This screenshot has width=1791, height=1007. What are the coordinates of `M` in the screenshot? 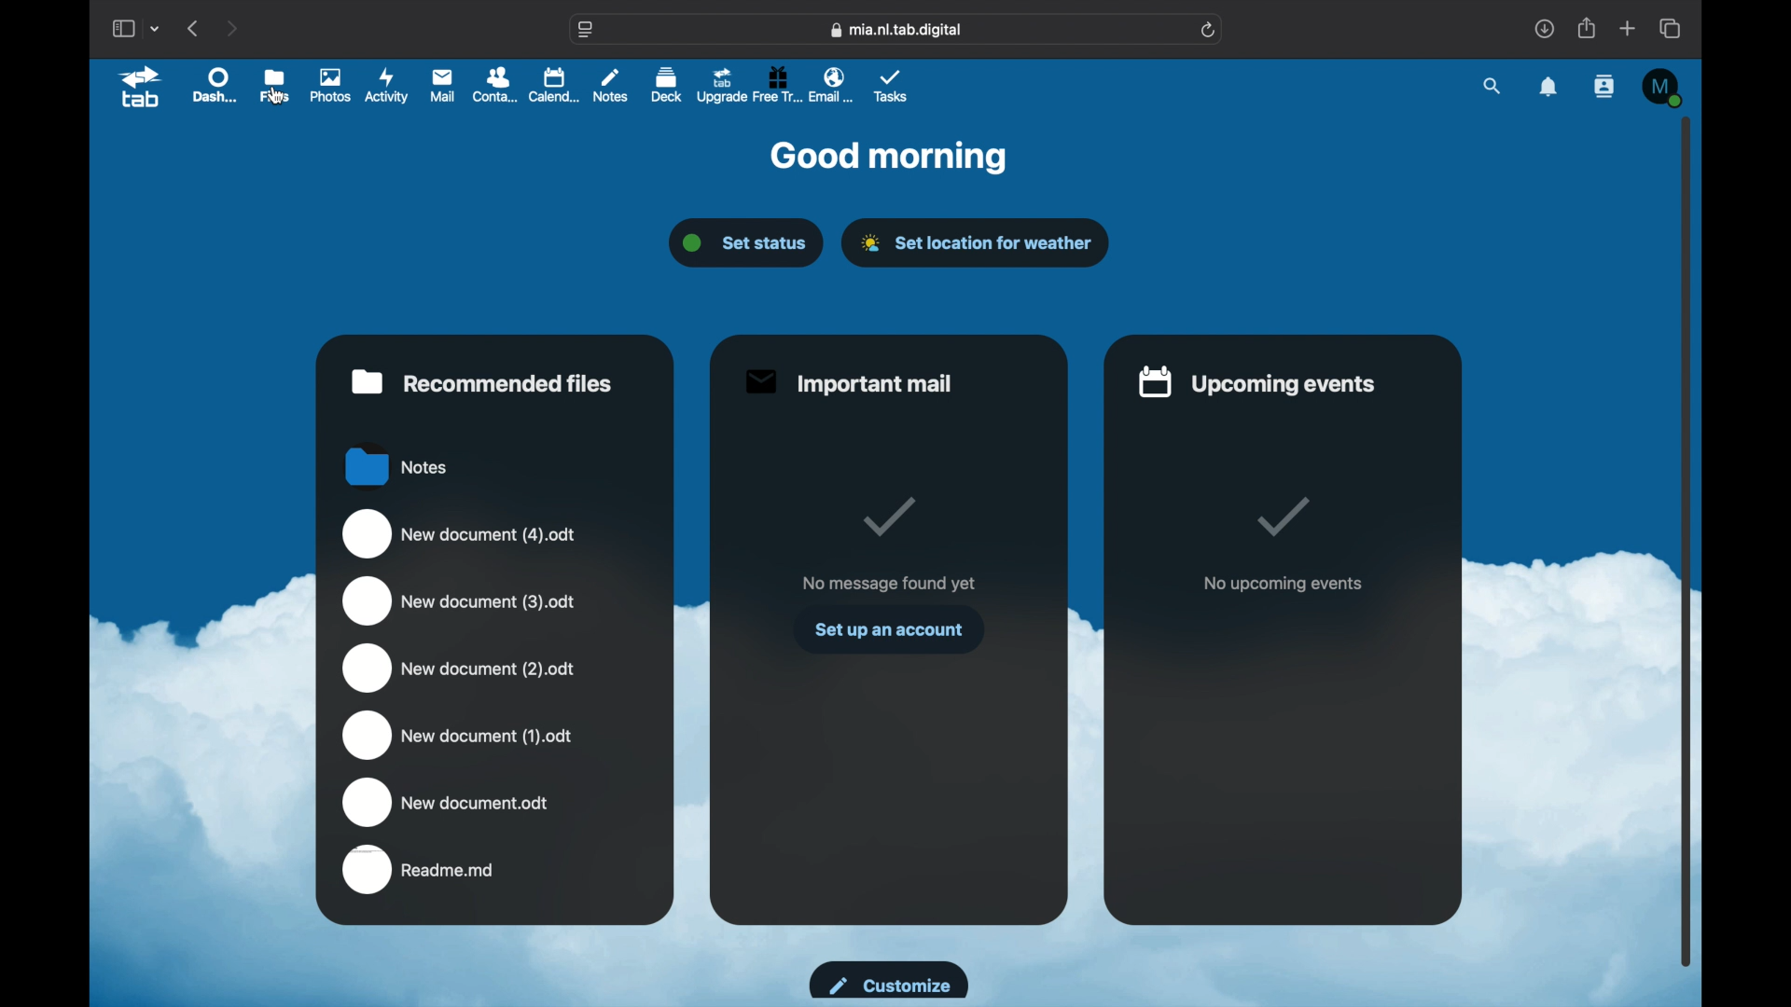 It's located at (1662, 88).